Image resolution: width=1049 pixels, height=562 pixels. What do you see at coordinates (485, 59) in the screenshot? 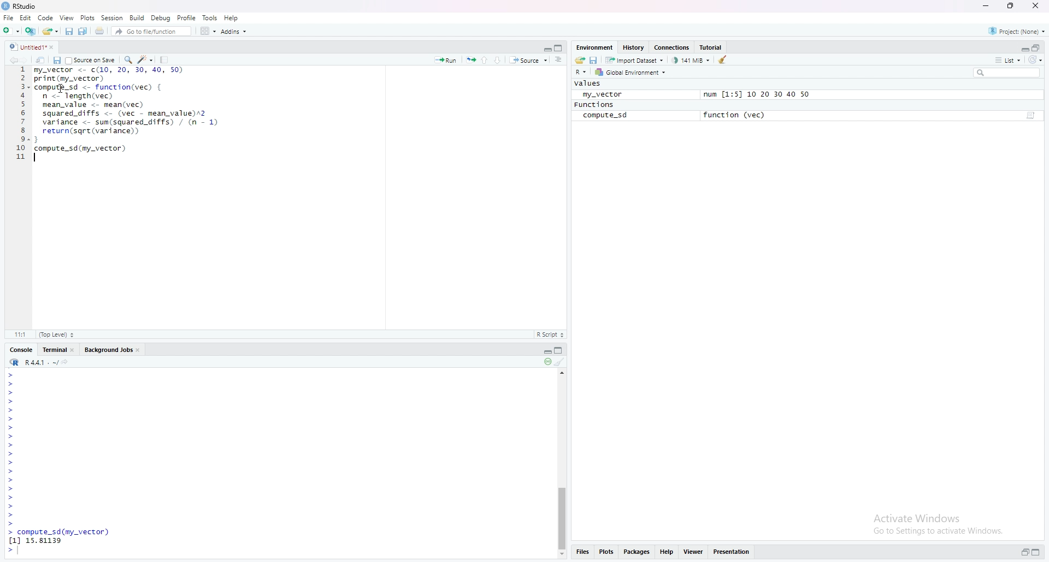
I see `Go to previous section/chunk (Ctrl + pgUP)` at bounding box center [485, 59].